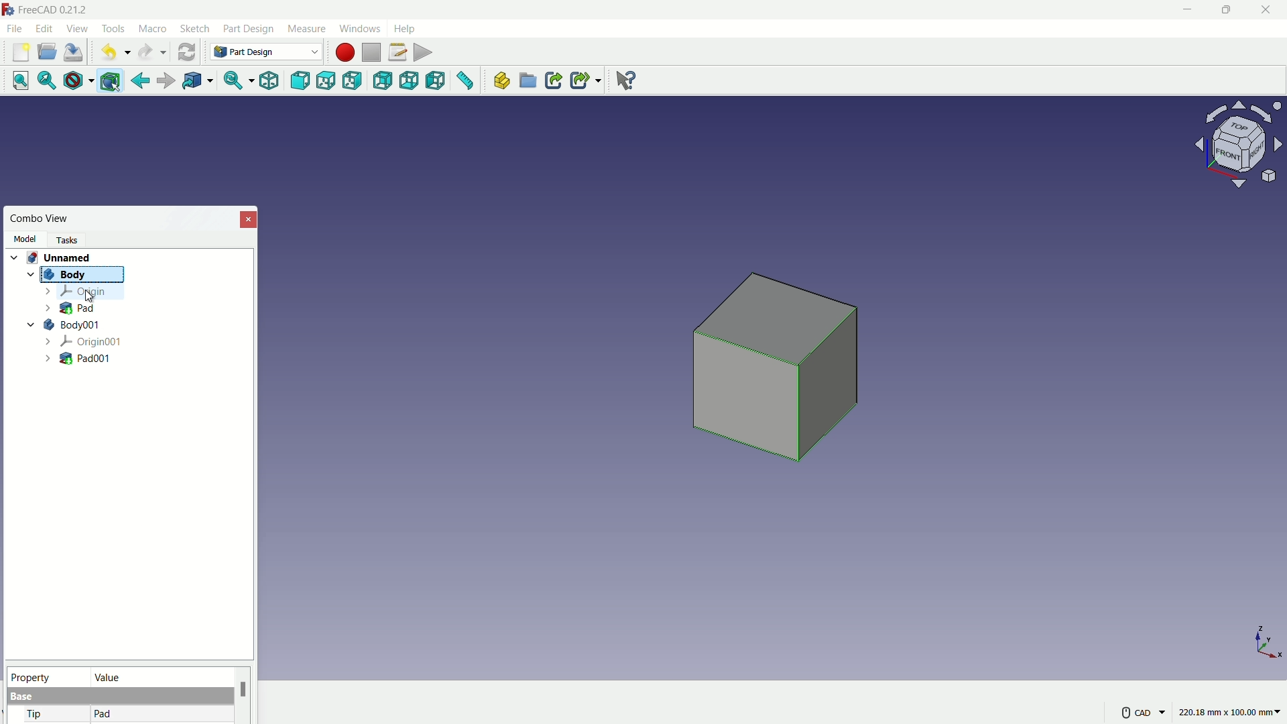 The height and width of the screenshot is (724, 1287). What do you see at coordinates (164, 82) in the screenshot?
I see `forward` at bounding box center [164, 82].